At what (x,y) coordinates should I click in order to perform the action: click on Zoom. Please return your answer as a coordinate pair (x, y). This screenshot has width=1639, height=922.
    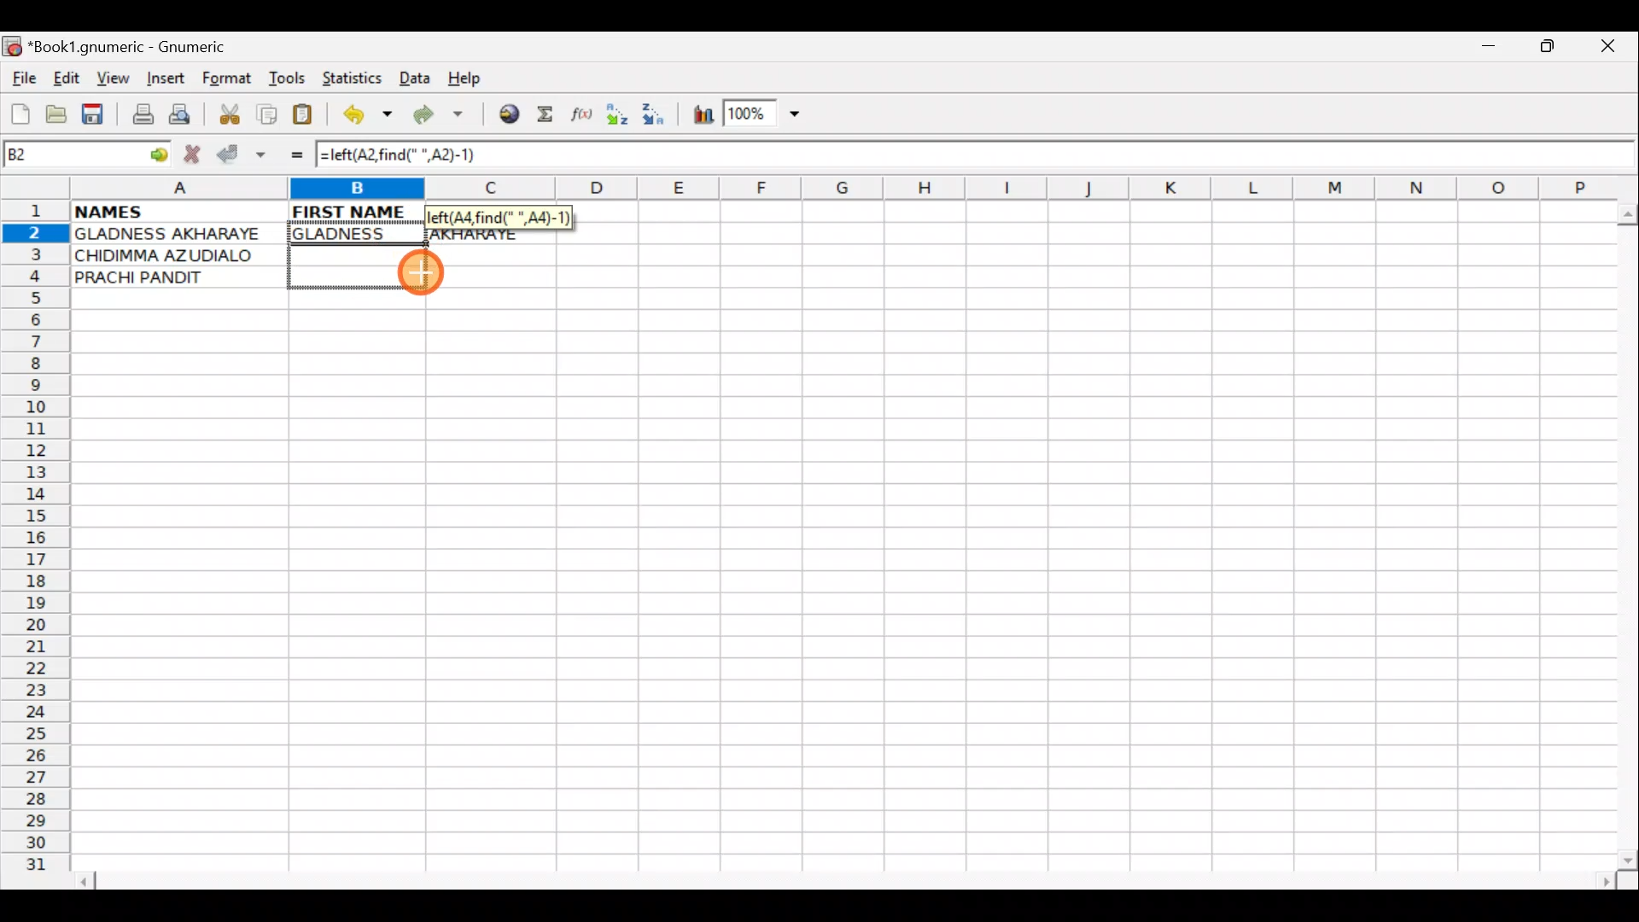
    Looking at the image, I should click on (764, 116).